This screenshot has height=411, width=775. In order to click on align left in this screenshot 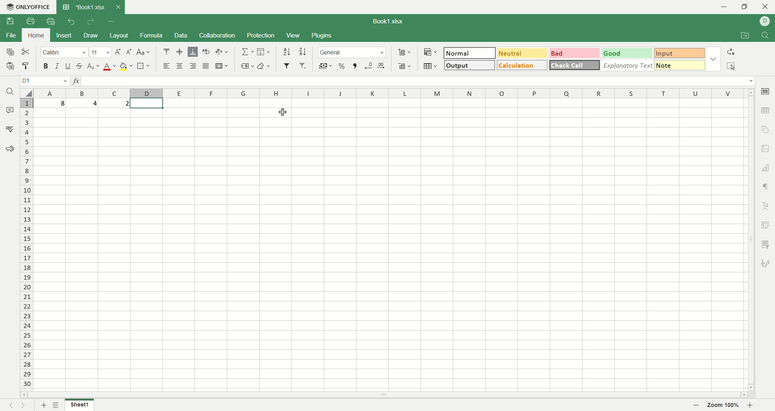, I will do `click(167, 65)`.